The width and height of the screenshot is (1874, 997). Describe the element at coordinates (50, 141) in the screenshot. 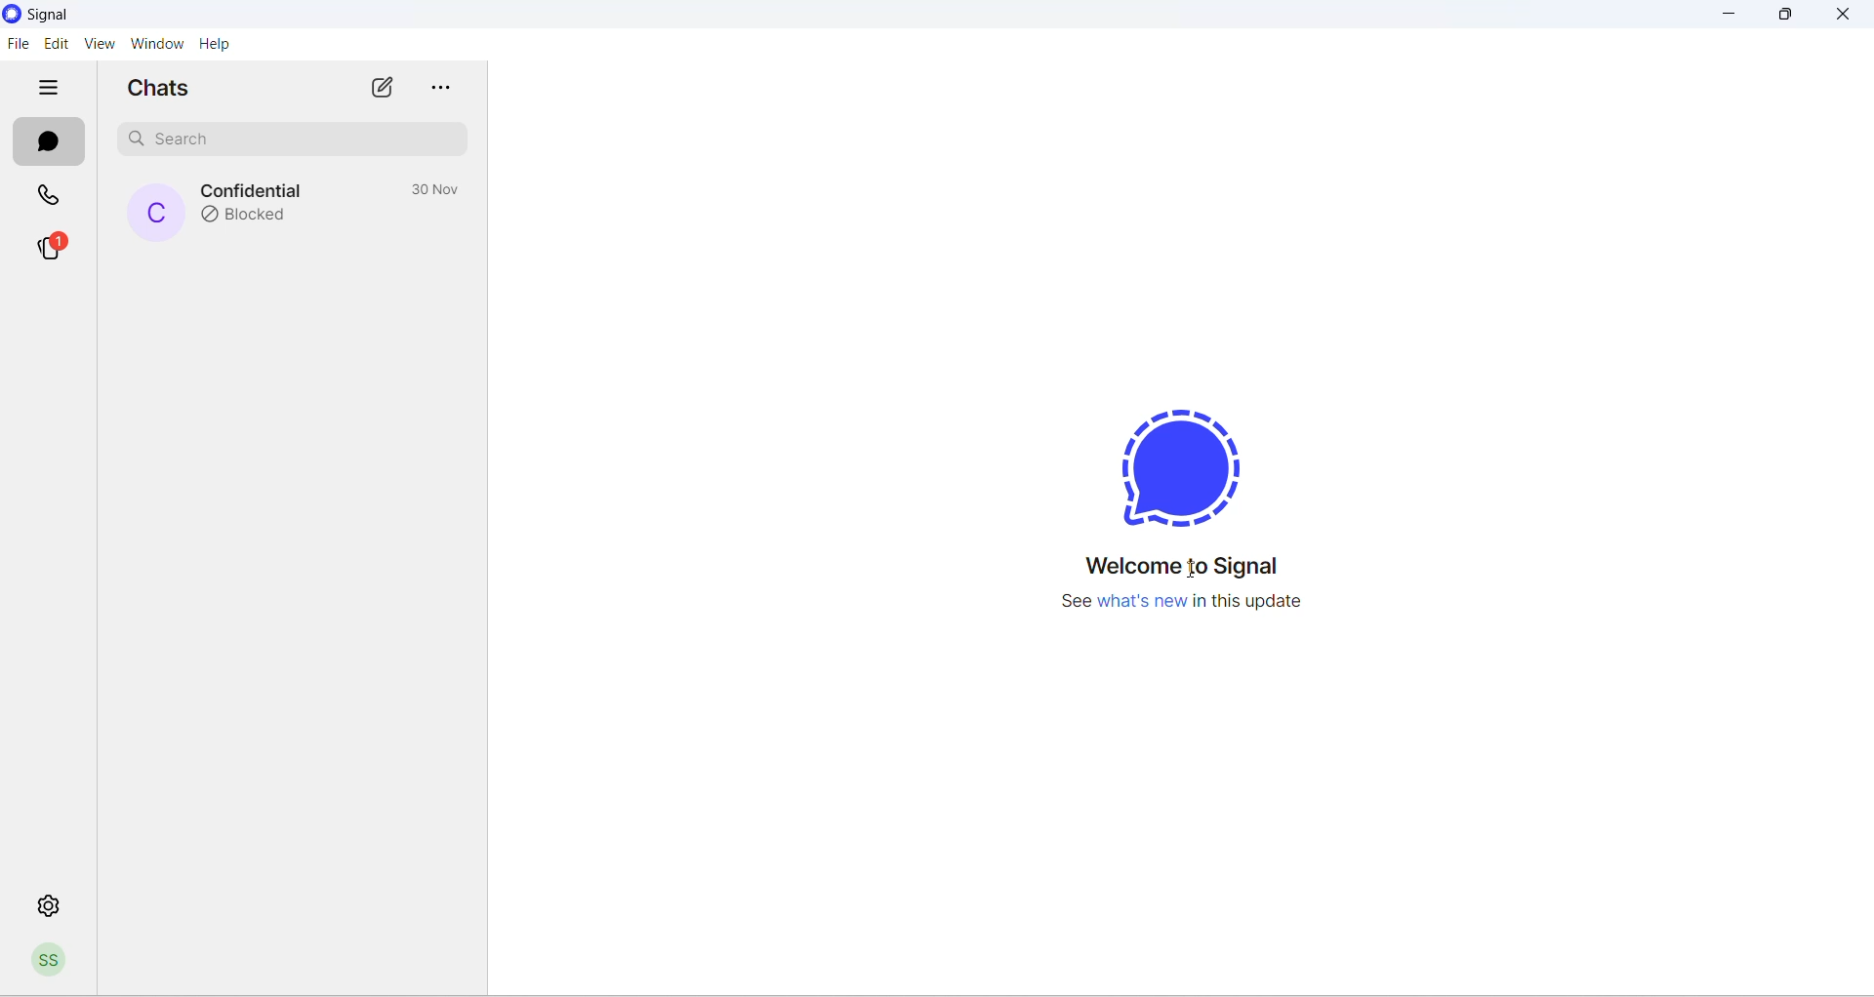

I see `chats` at that location.